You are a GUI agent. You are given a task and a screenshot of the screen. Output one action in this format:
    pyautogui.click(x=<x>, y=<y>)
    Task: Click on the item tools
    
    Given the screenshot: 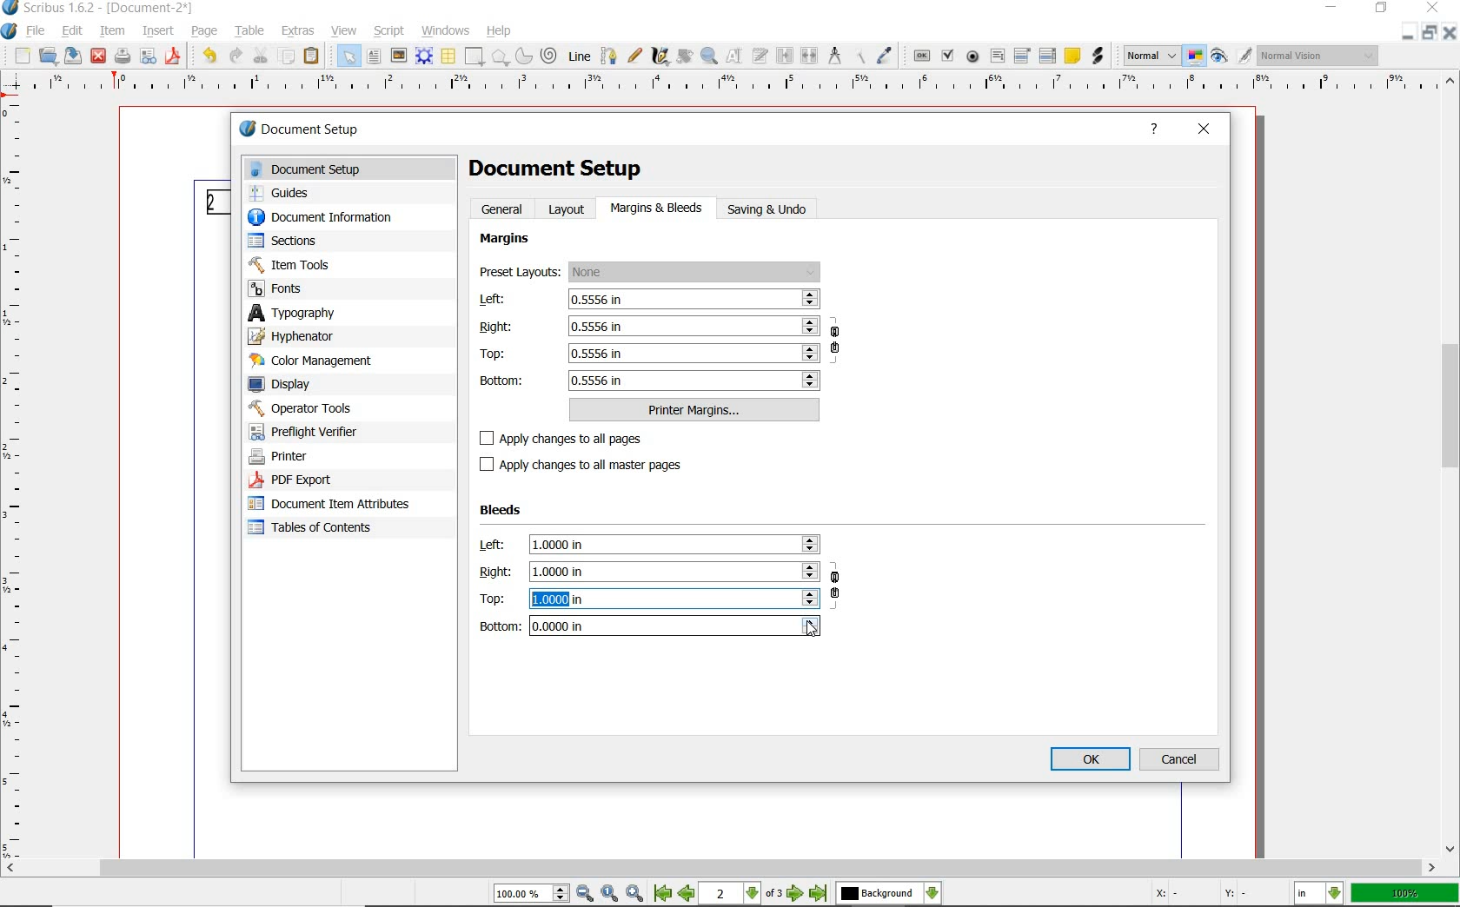 What is the action you would take?
    pyautogui.click(x=293, y=267)
    